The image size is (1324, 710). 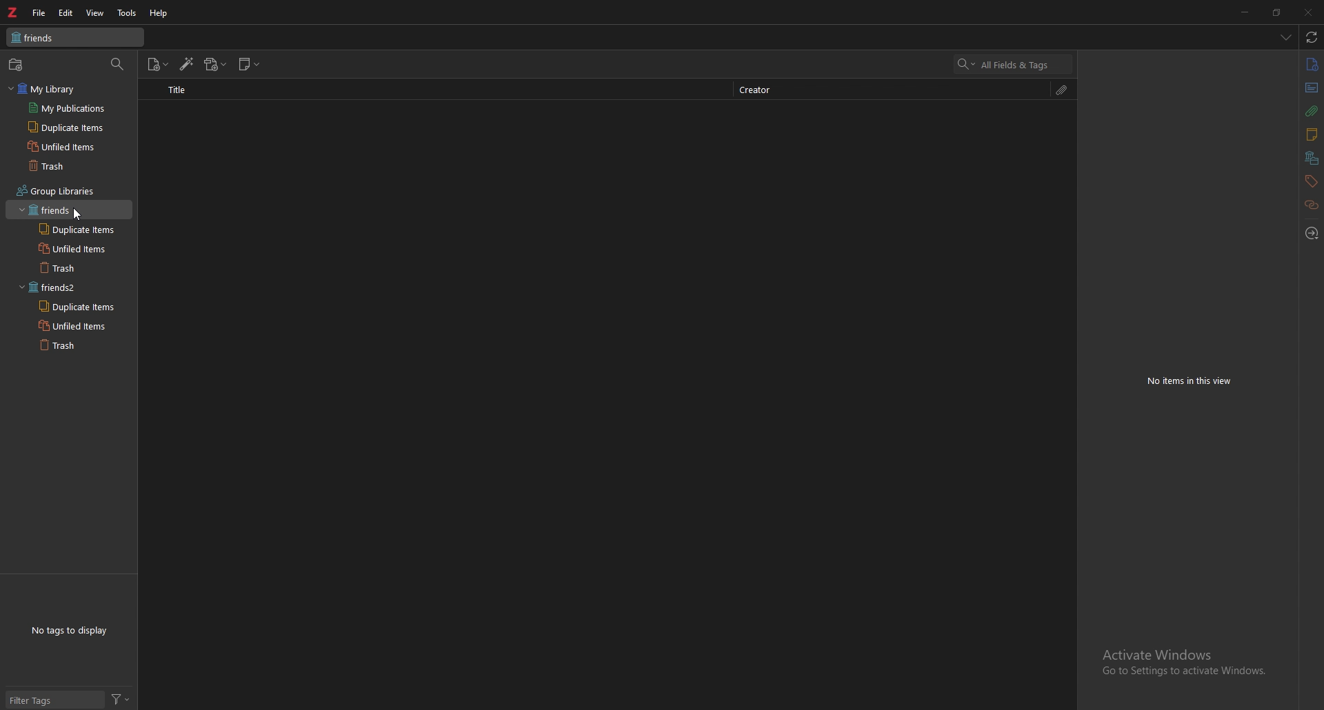 I want to click on unfiled items, so click(x=74, y=146).